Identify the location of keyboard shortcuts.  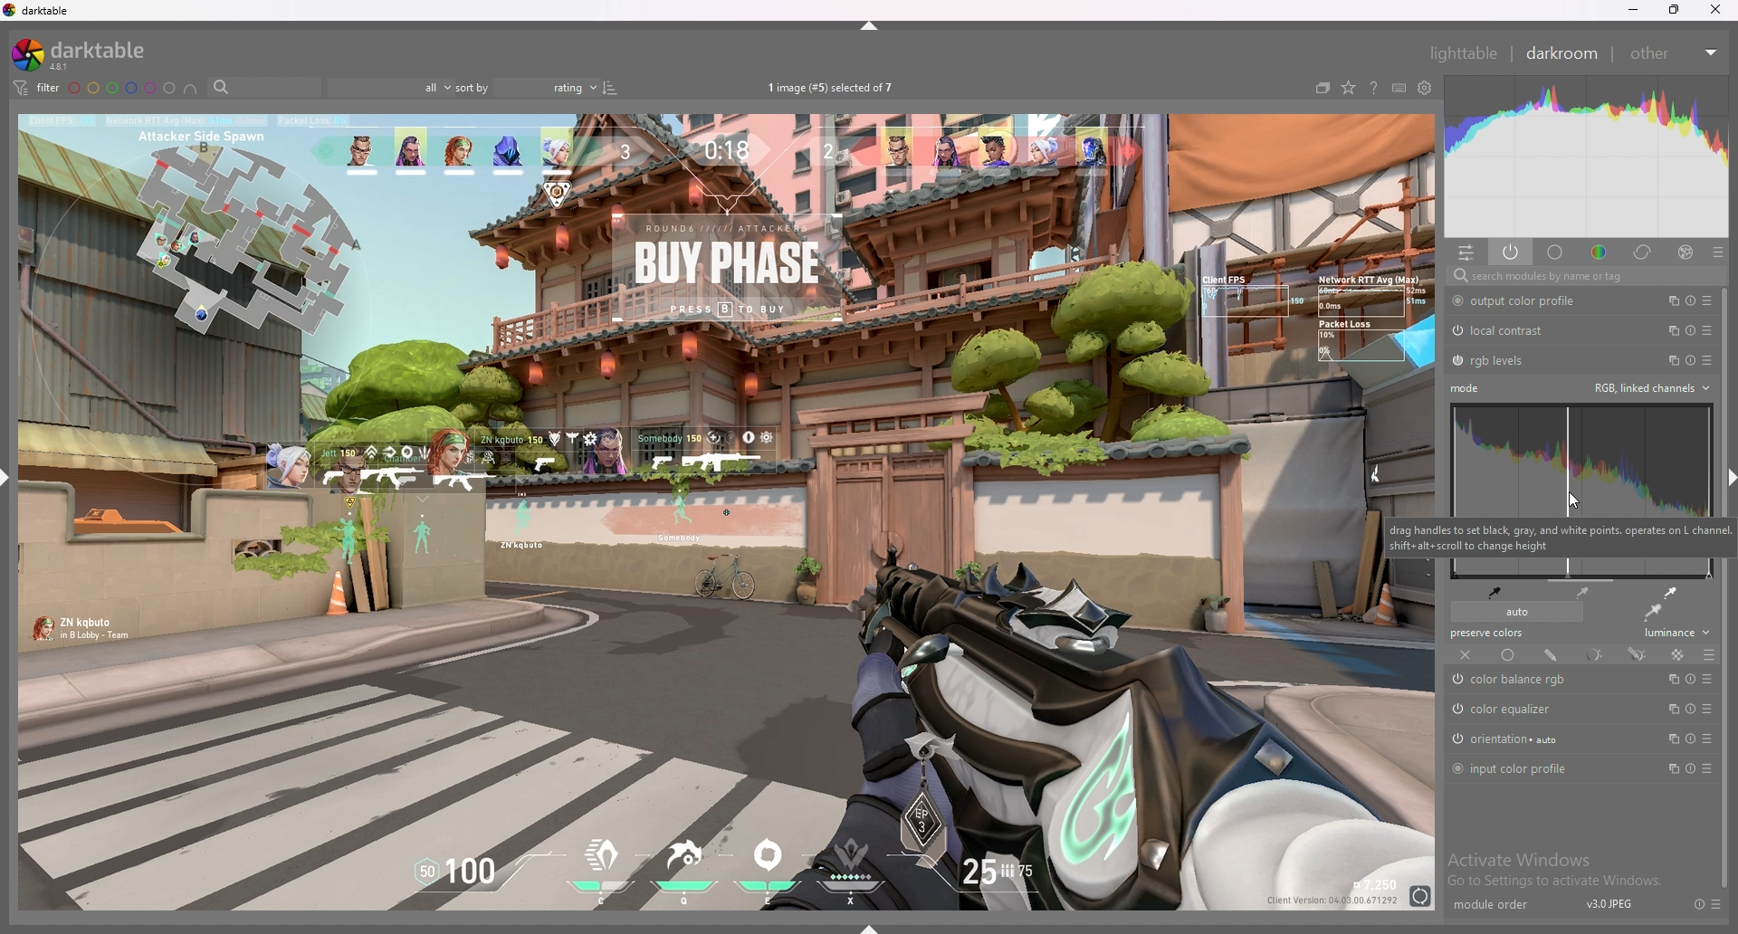
(1399, 90).